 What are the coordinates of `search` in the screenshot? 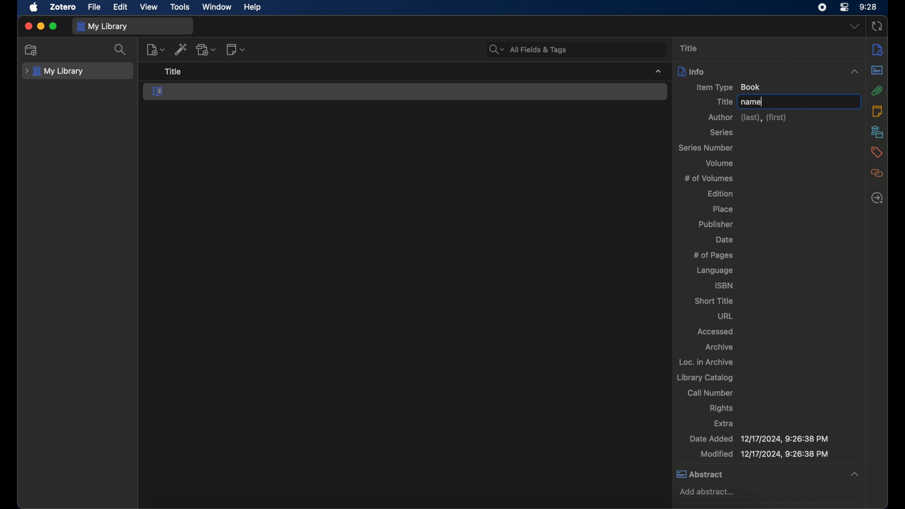 It's located at (122, 49).